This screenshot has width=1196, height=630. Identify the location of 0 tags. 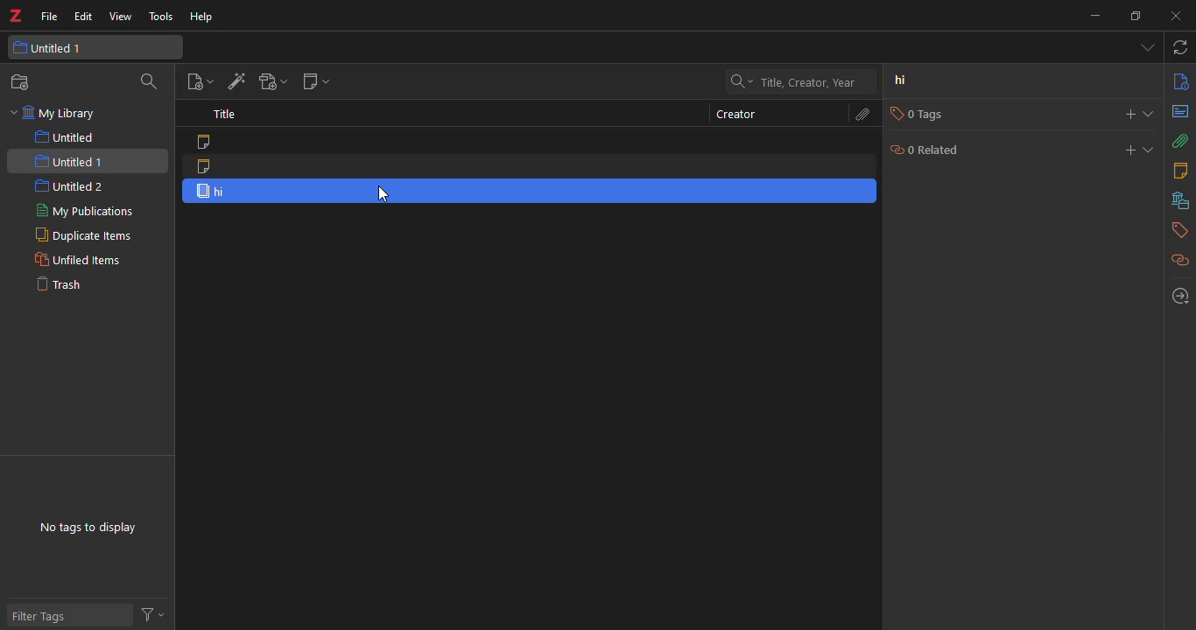
(921, 115).